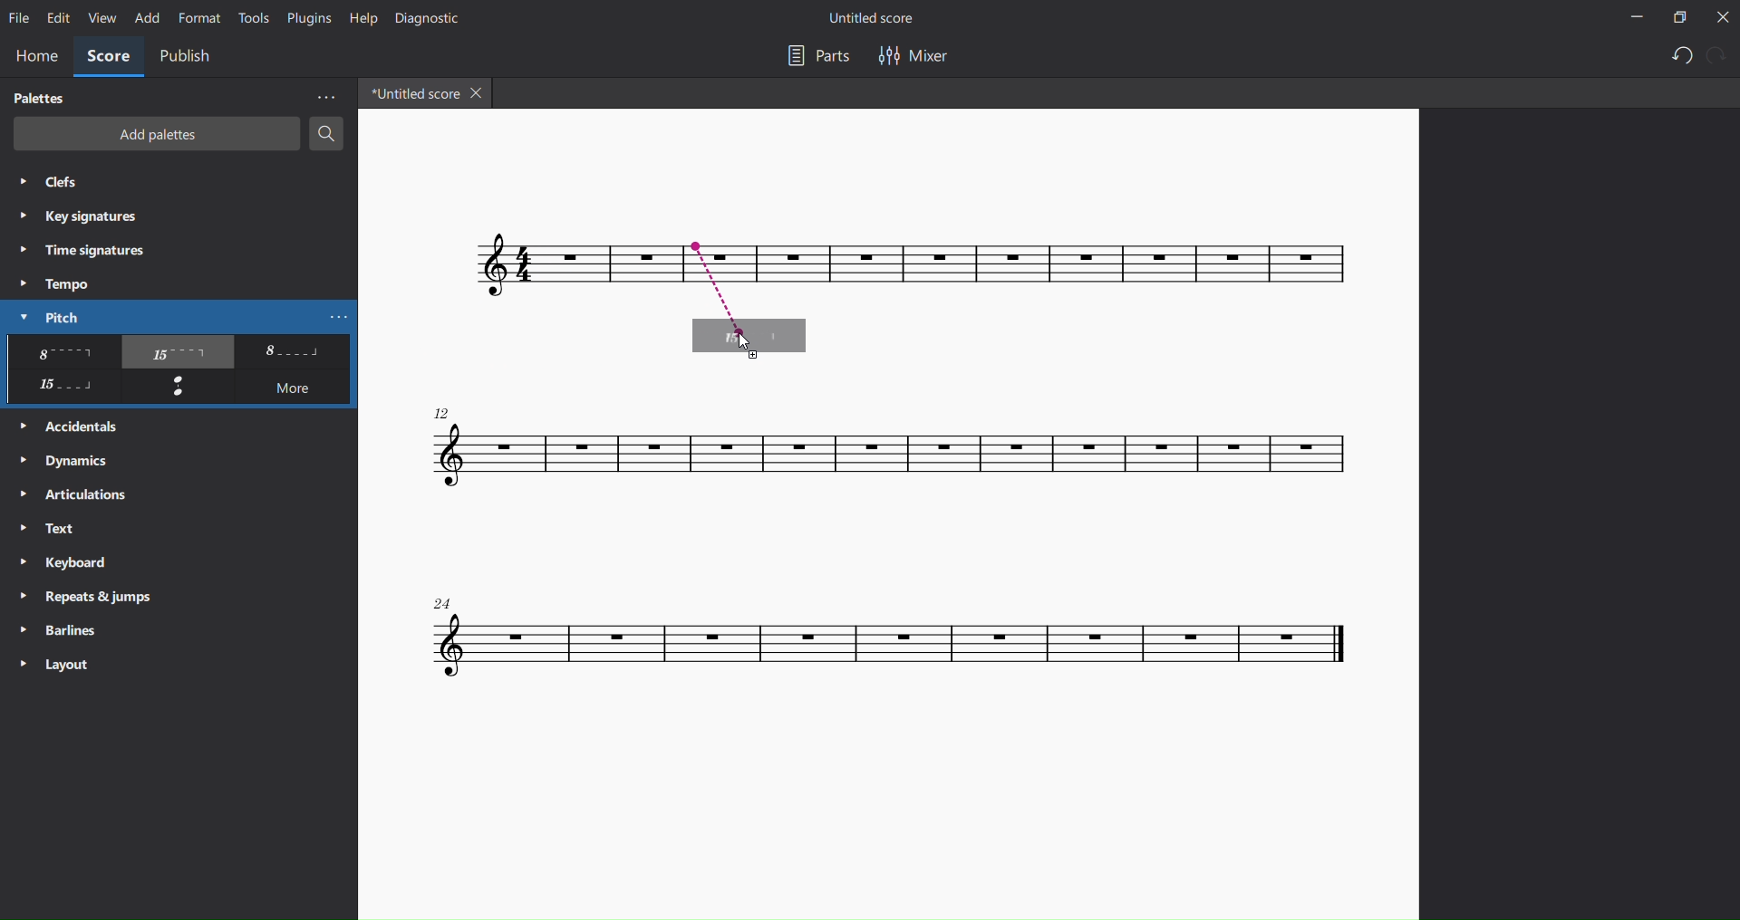  Describe the element at coordinates (69, 458) in the screenshot. I see `dynamics` at that location.